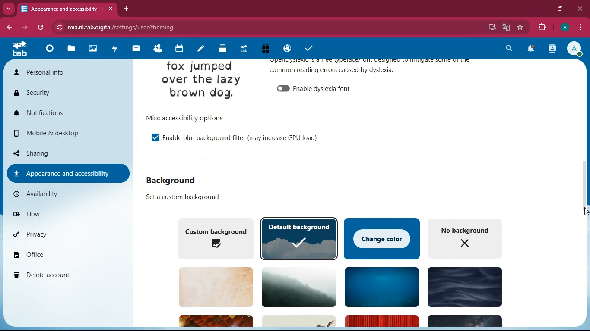  I want to click on personal info, so click(56, 72).